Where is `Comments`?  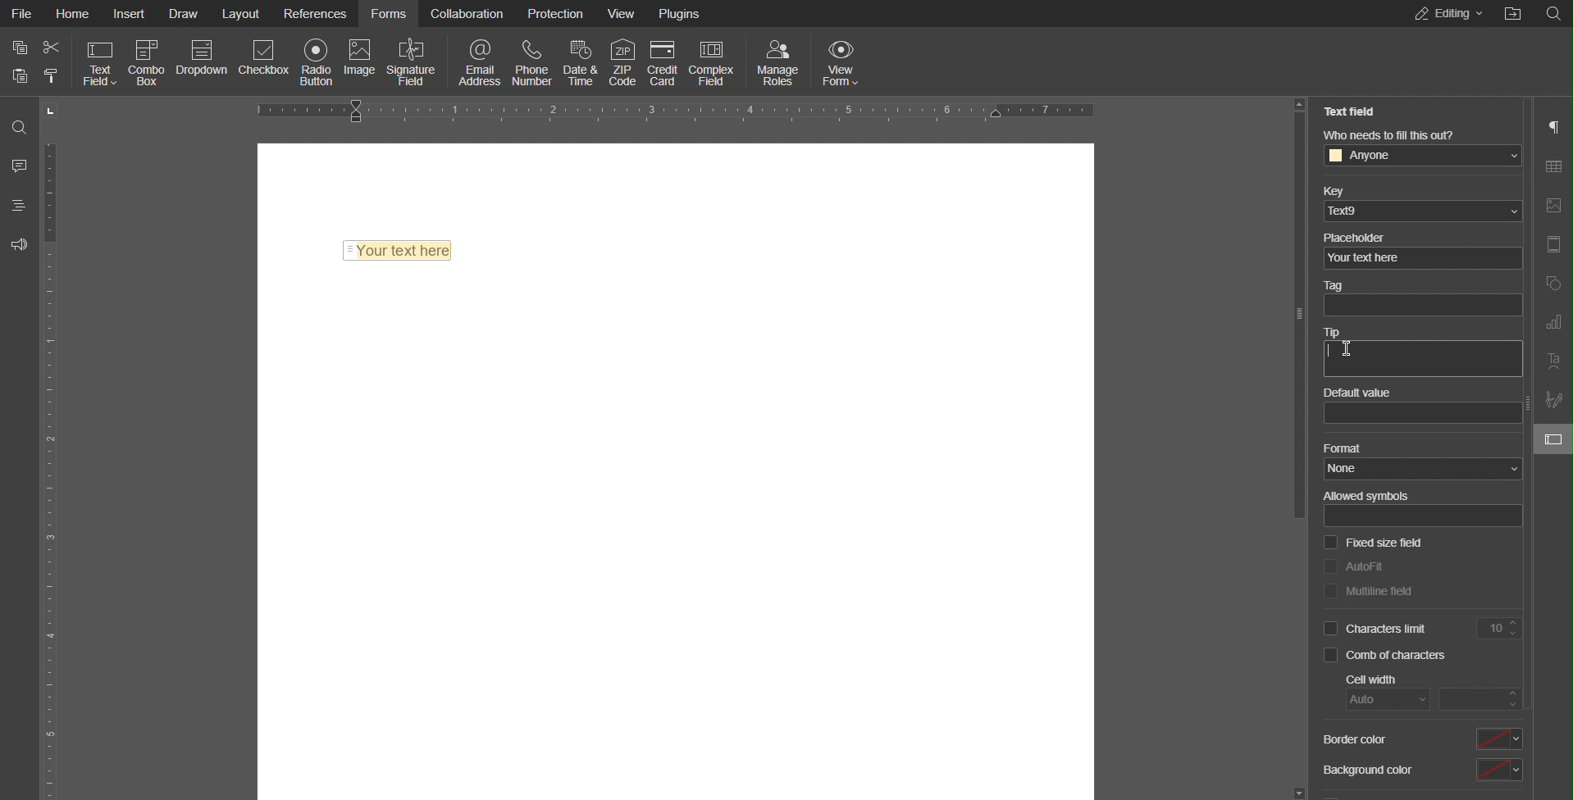 Comments is located at coordinates (19, 163).